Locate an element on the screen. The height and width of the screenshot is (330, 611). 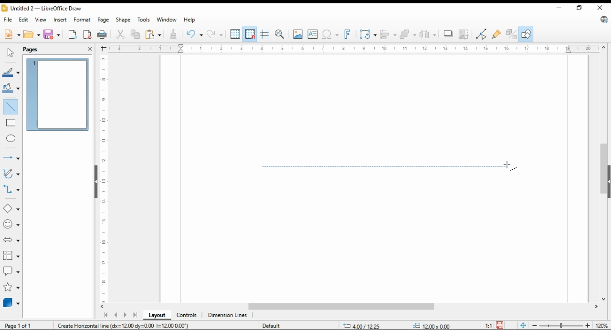
ellipse is located at coordinates (11, 139).